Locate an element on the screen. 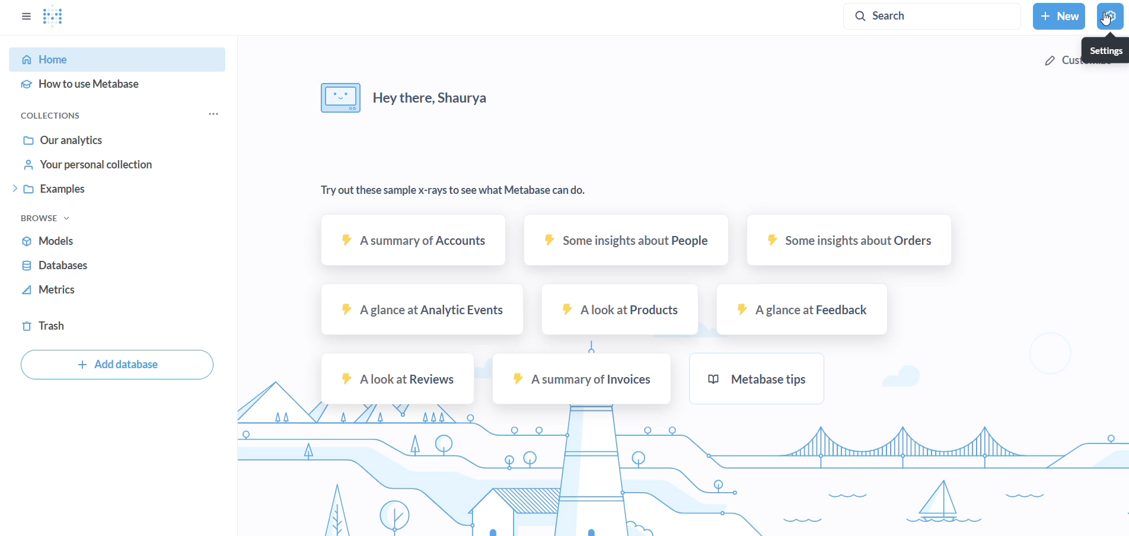  TO Trash is located at coordinates (50, 327).